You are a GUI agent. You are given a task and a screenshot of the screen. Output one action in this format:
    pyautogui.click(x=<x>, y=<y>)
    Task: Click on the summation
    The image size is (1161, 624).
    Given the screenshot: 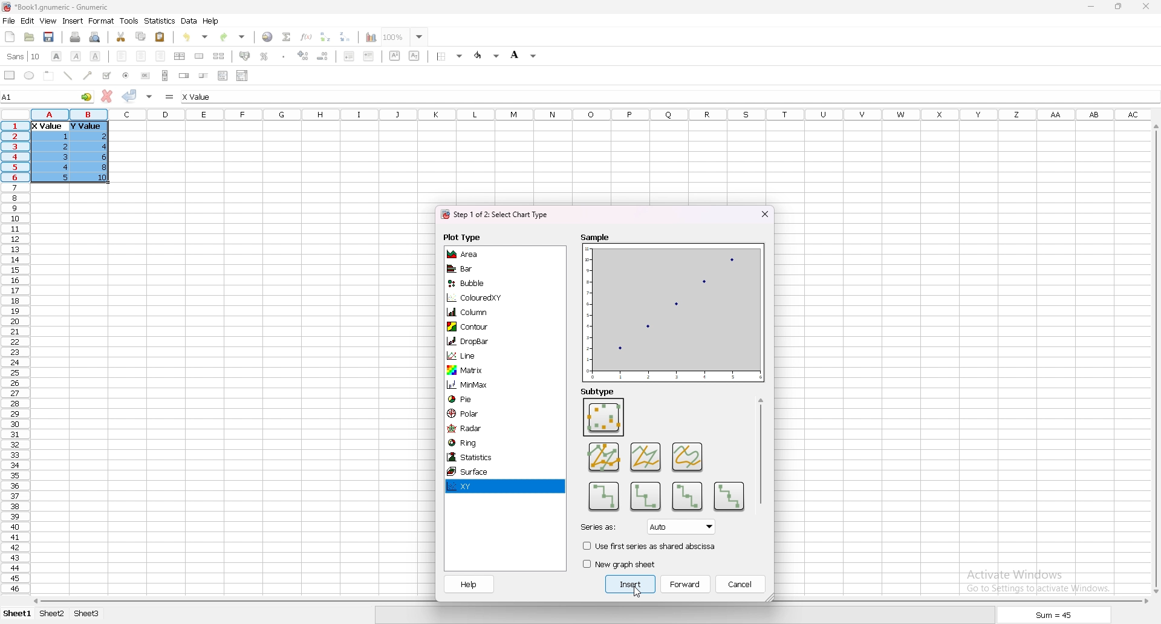 What is the action you would take?
    pyautogui.click(x=286, y=36)
    